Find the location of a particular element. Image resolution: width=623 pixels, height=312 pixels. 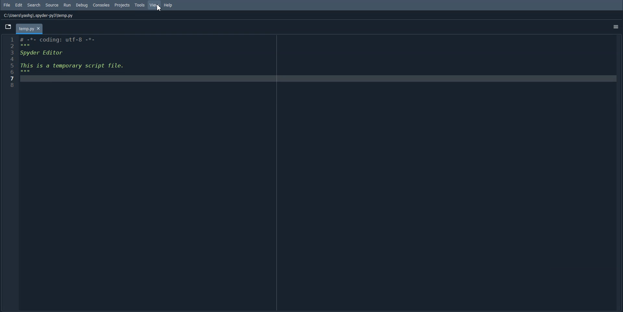

View is located at coordinates (154, 5).